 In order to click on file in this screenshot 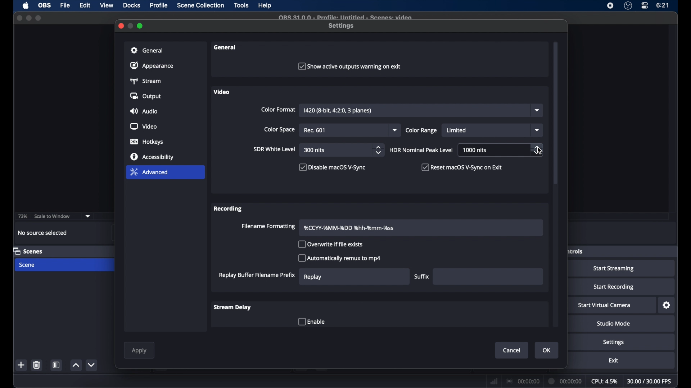, I will do `click(65, 5)`.